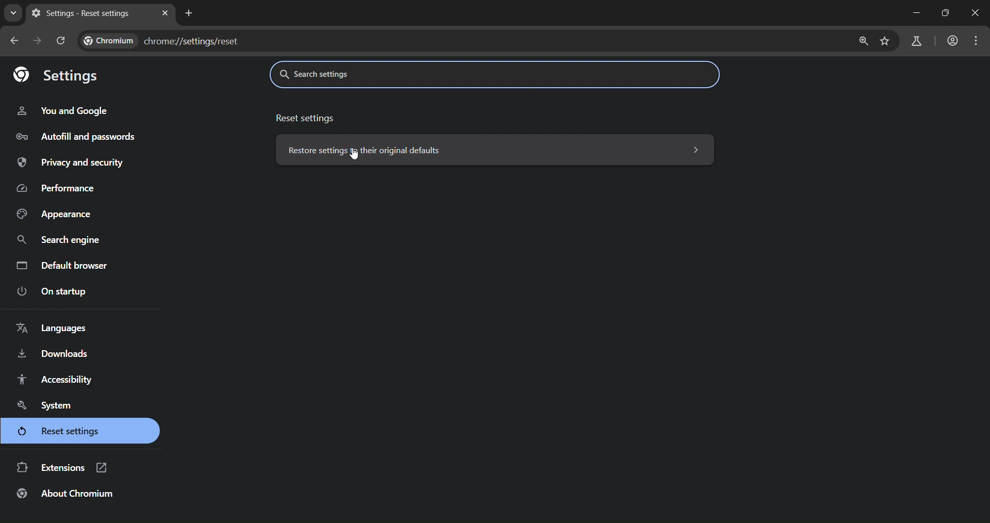 Image resolution: width=990 pixels, height=523 pixels. I want to click on settings - reset settings, so click(83, 13).